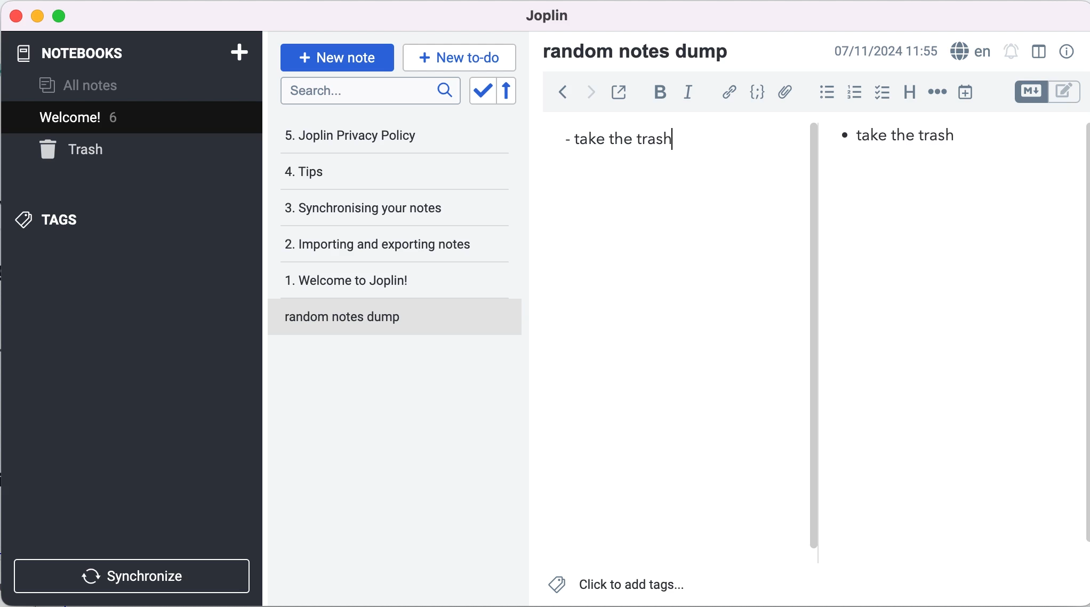 This screenshot has width=1090, height=607. What do you see at coordinates (906, 93) in the screenshot?
I see `heading` at bounding box center [906, 93].